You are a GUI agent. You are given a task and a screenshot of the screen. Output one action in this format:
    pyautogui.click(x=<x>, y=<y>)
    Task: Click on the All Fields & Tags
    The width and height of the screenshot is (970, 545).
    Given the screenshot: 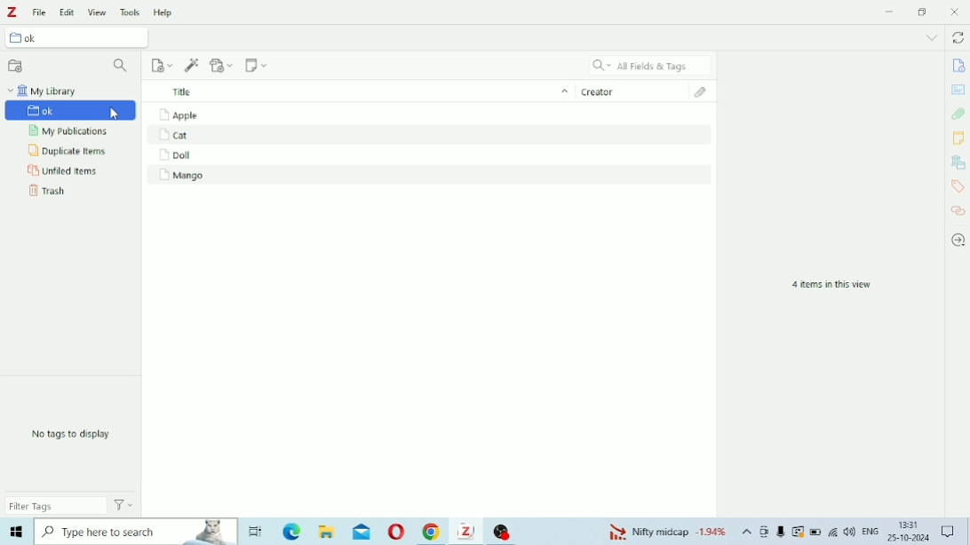 What is the action you would take?
    pyautogui.click(x=650, y=65)
    